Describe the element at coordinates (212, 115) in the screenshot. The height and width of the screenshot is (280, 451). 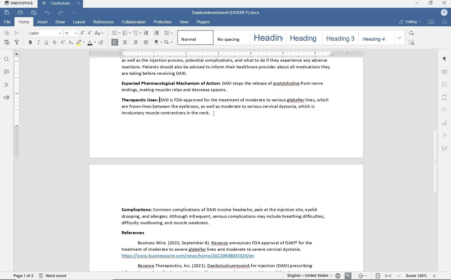
I see `text cursor` at that location.